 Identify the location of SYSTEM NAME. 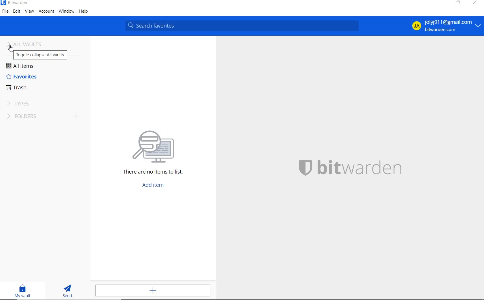
(15, 3).